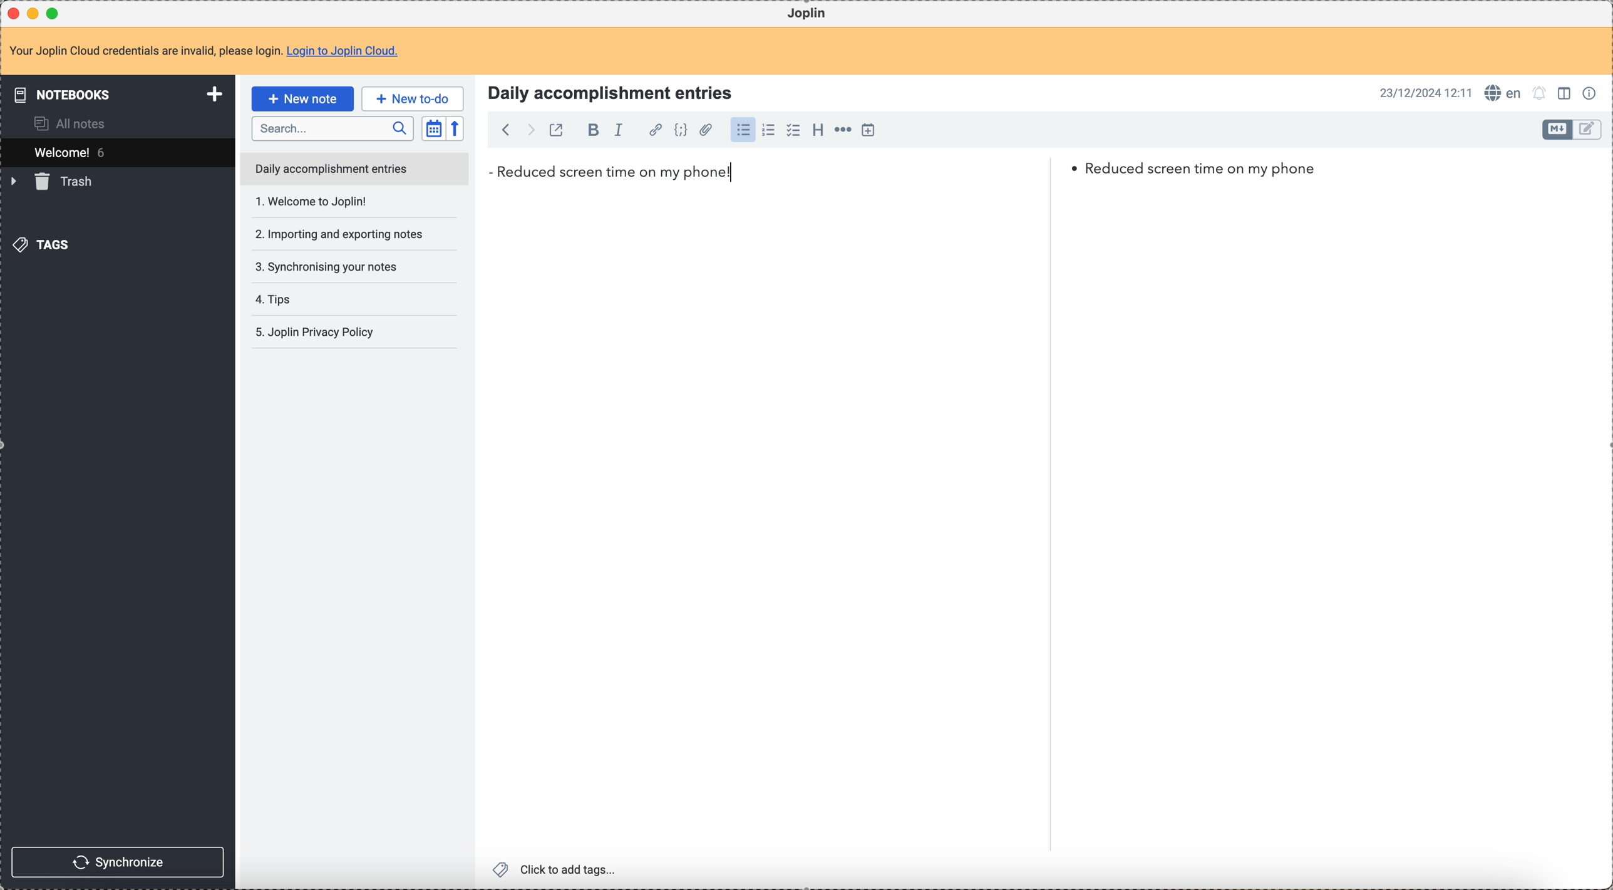 The width and height of the screenshot is (1613, 890). What do you see at coordinates (608, 91) in the screenshot?
I see `Title` at bounding box center [608, 91].